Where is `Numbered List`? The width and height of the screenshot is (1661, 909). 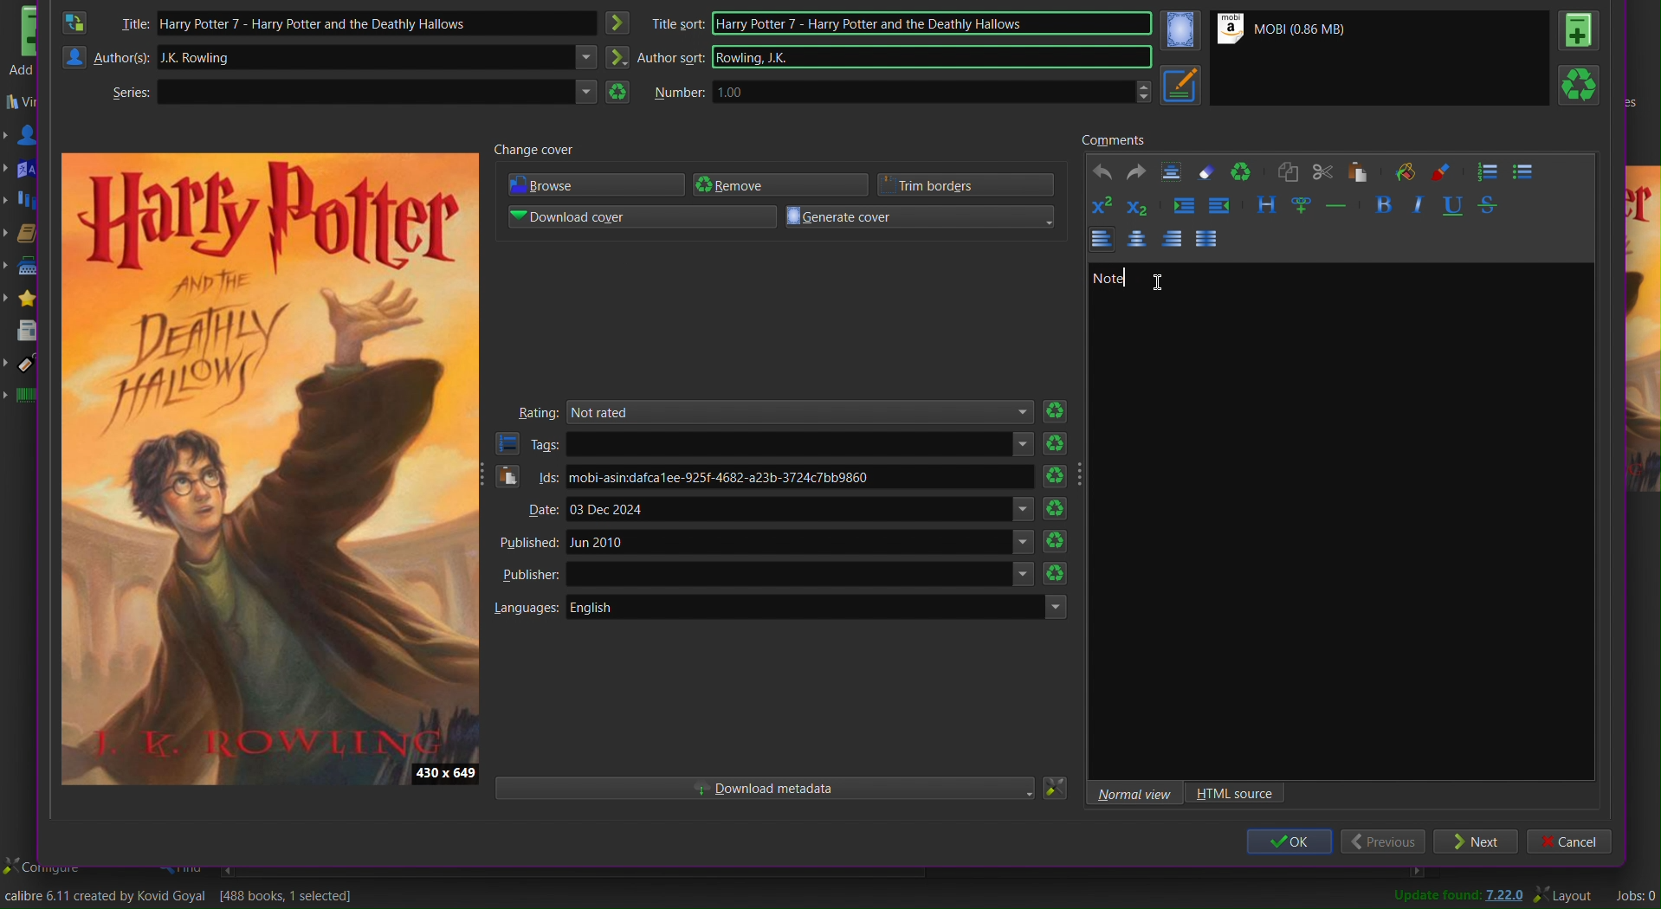 Numbered List is located at coordinates (1490, 171).